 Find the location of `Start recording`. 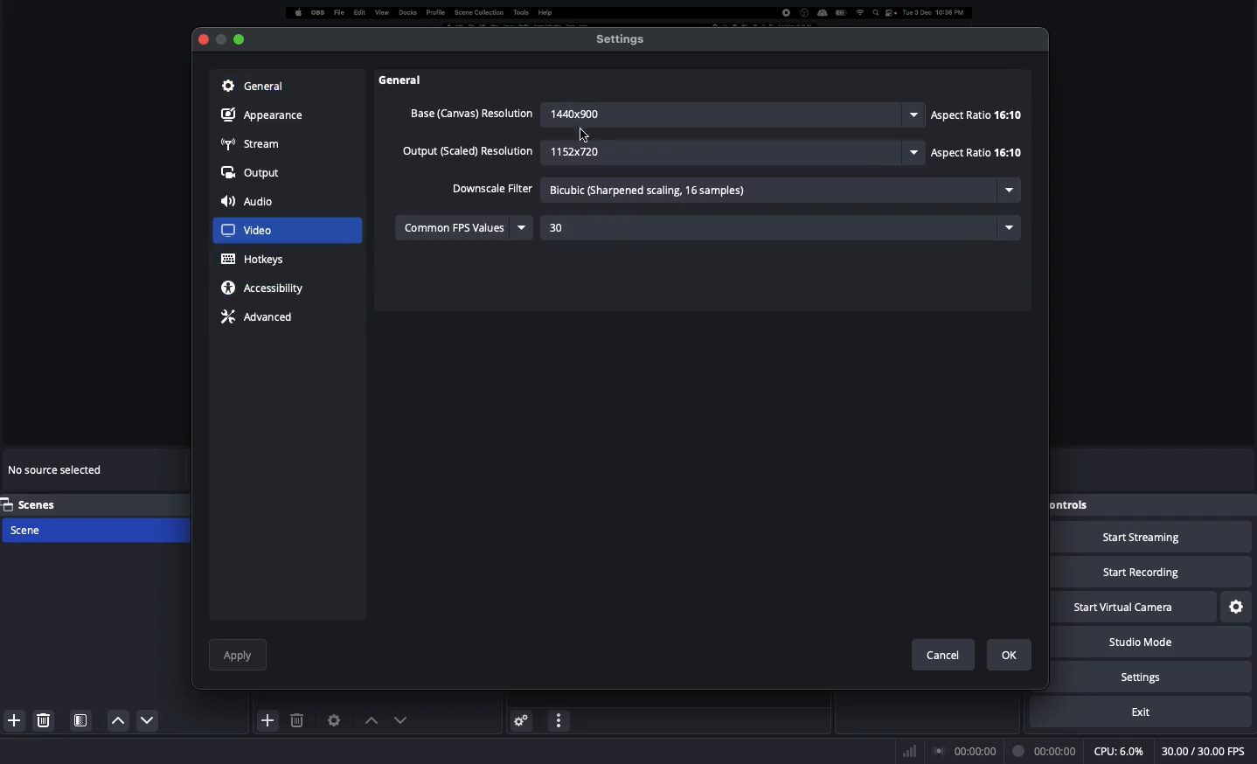

Start recording is located at coordinates (1152, 573).